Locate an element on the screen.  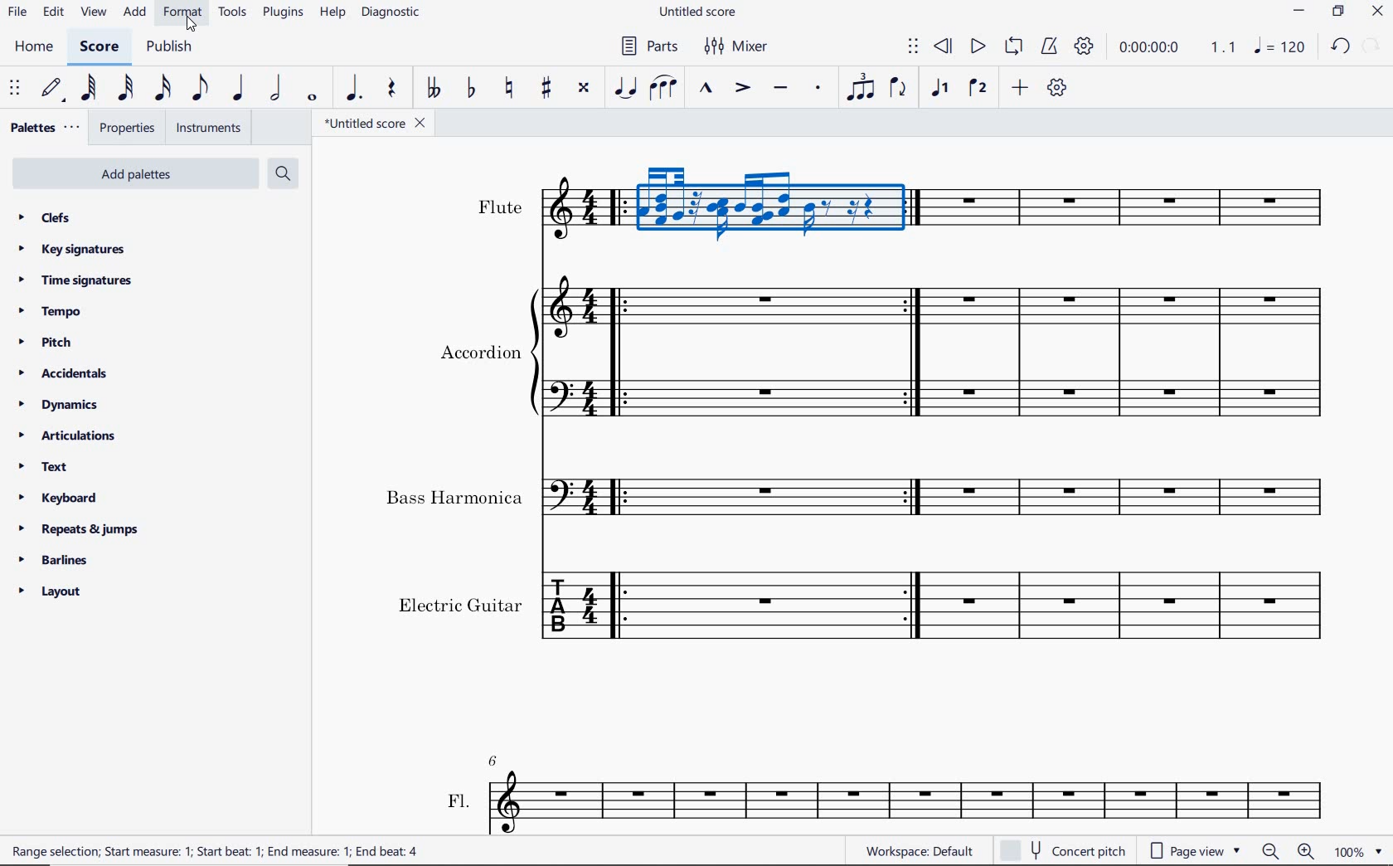
Instrument: Accordion is located at coordinates (888, 352).